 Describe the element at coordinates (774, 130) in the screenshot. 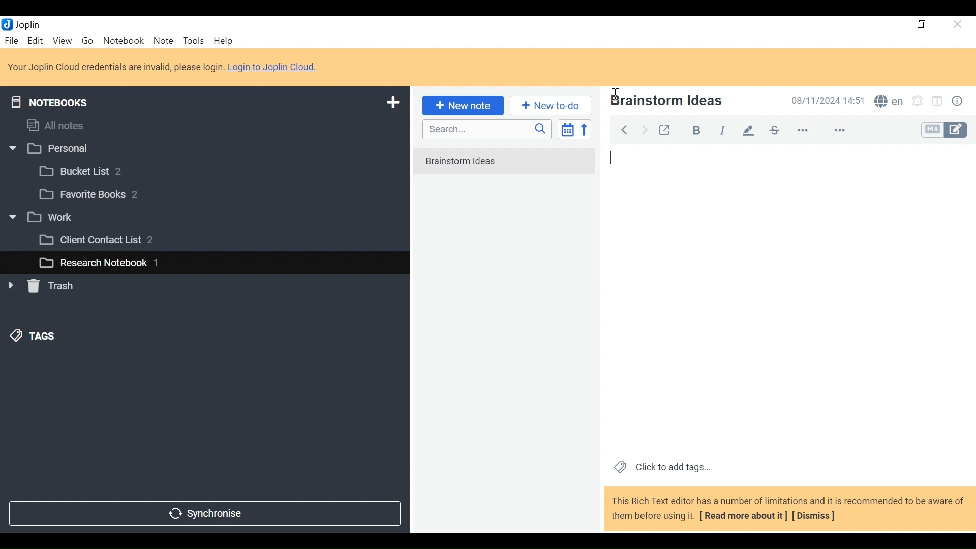

I see `strikethrough` at that location.